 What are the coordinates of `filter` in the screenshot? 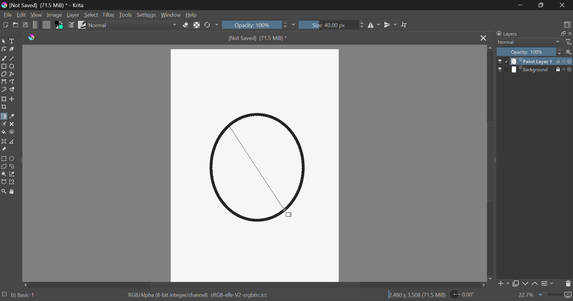 It's located at (568, 42).